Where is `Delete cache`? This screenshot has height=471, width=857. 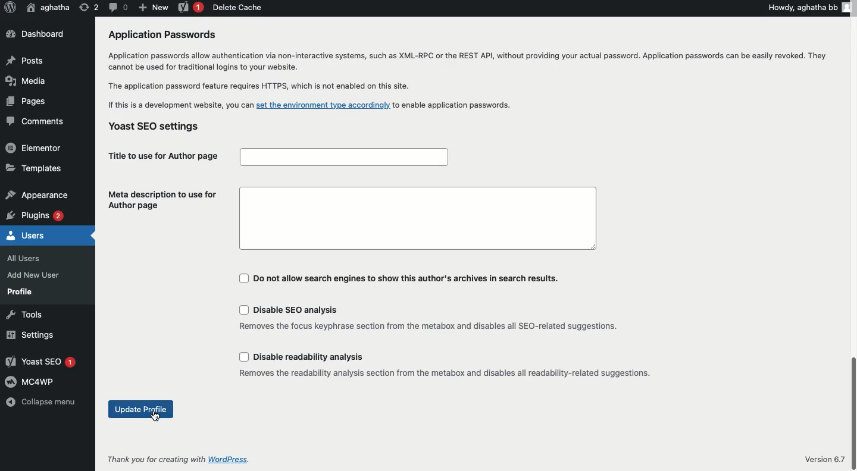
Delete cache is located at coordinates (237, 7).